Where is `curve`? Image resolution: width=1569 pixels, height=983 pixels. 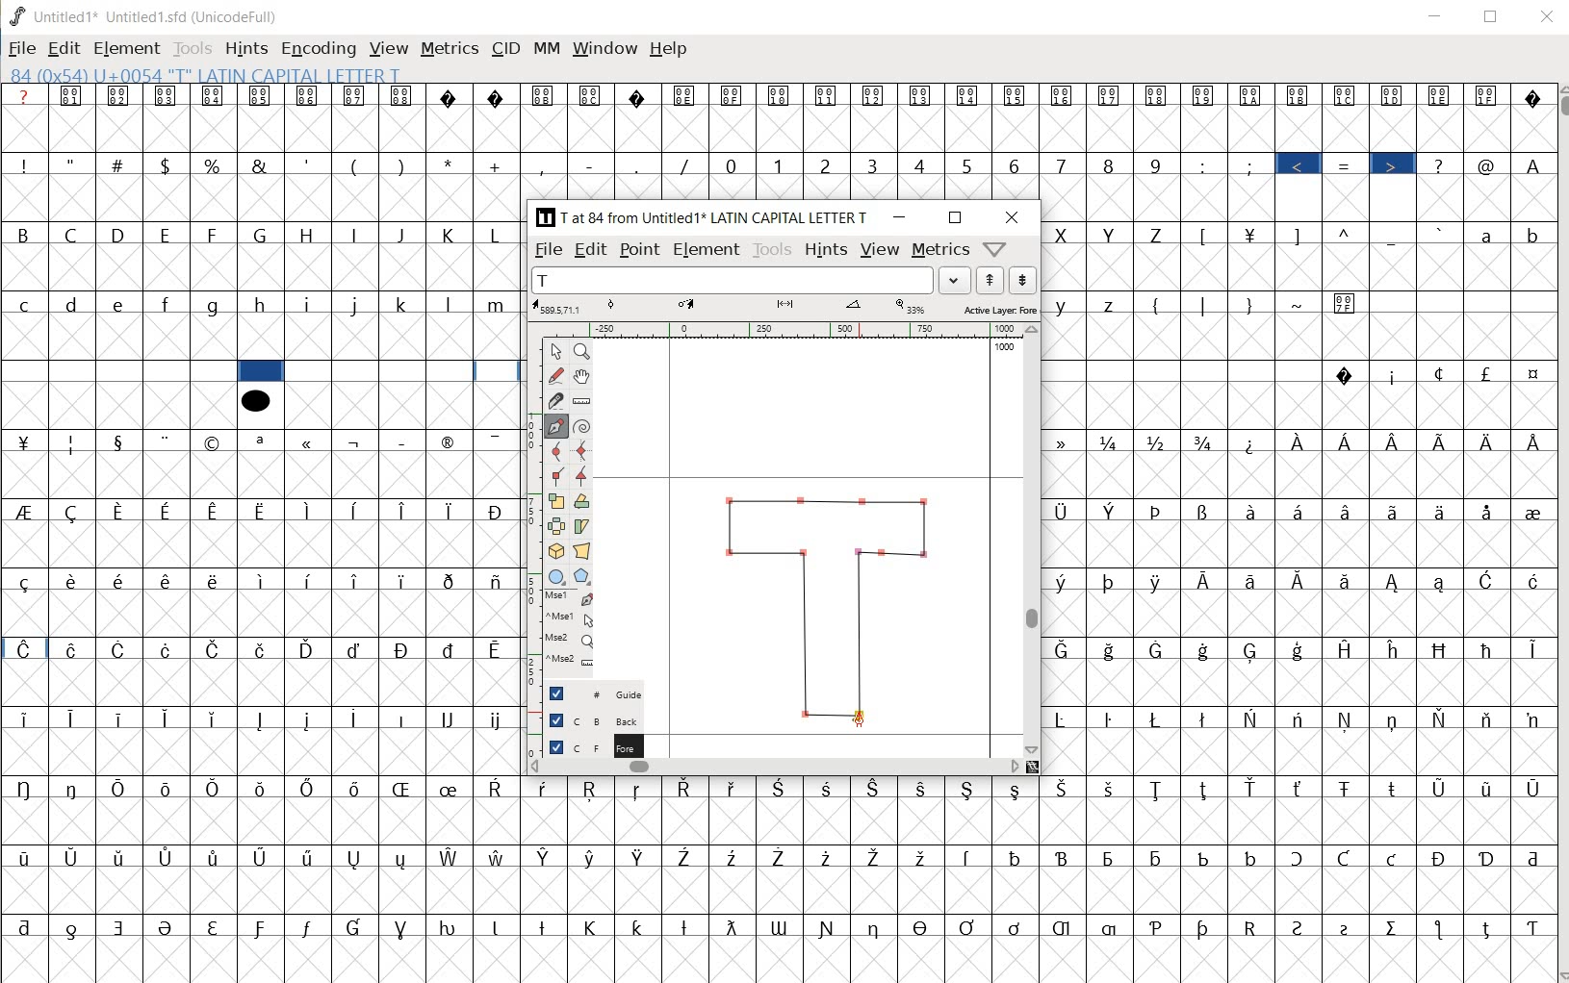
curve is located at coordinates (555, 452).